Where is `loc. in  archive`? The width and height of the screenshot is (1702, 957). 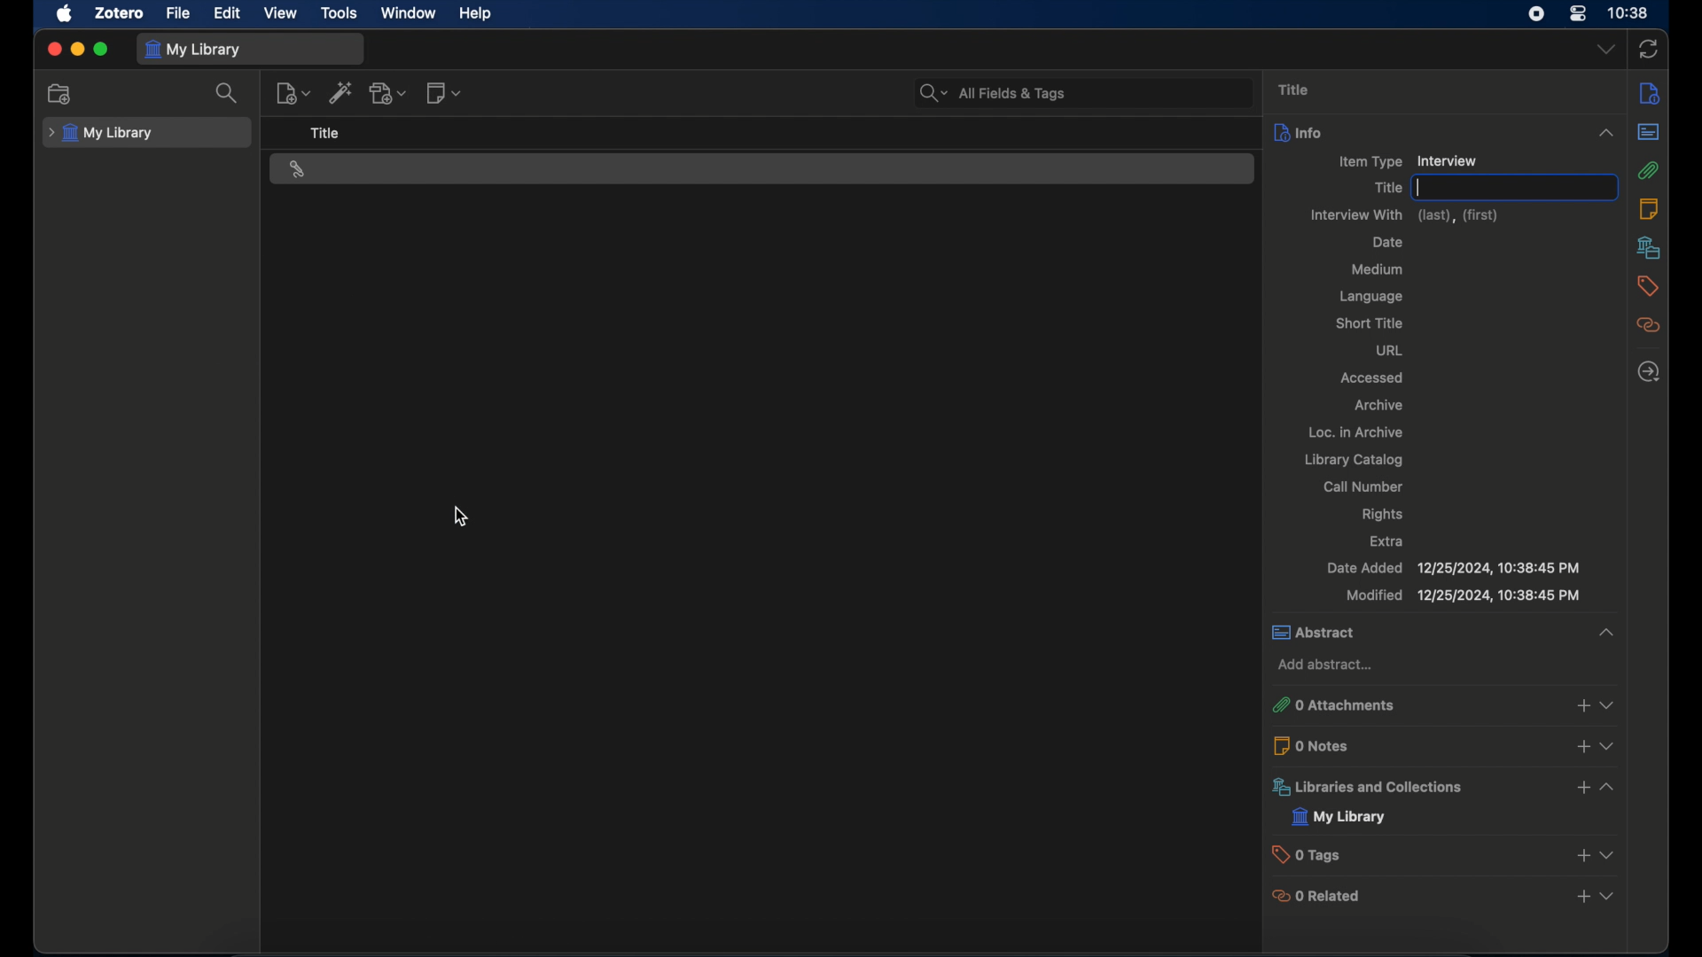
loc. in  archive is located at coordinates (1356, 431).